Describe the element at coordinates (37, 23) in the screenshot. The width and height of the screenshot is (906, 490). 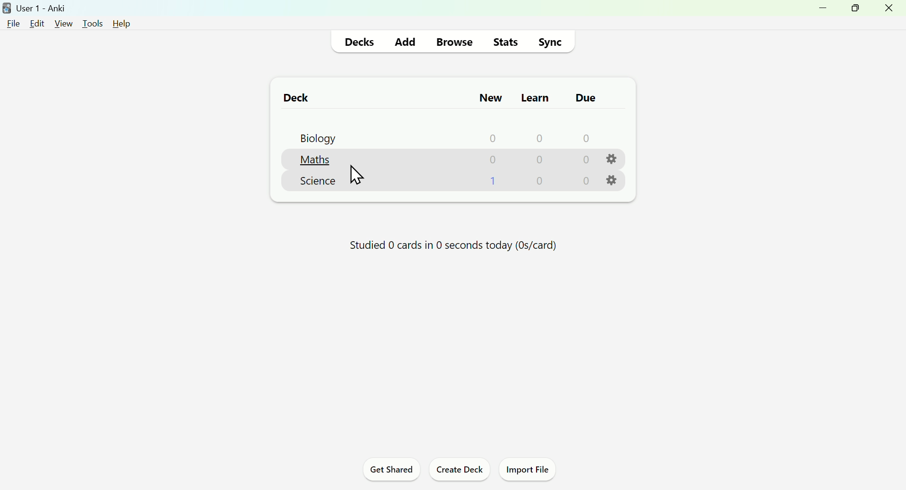
I see `edit` at that location.